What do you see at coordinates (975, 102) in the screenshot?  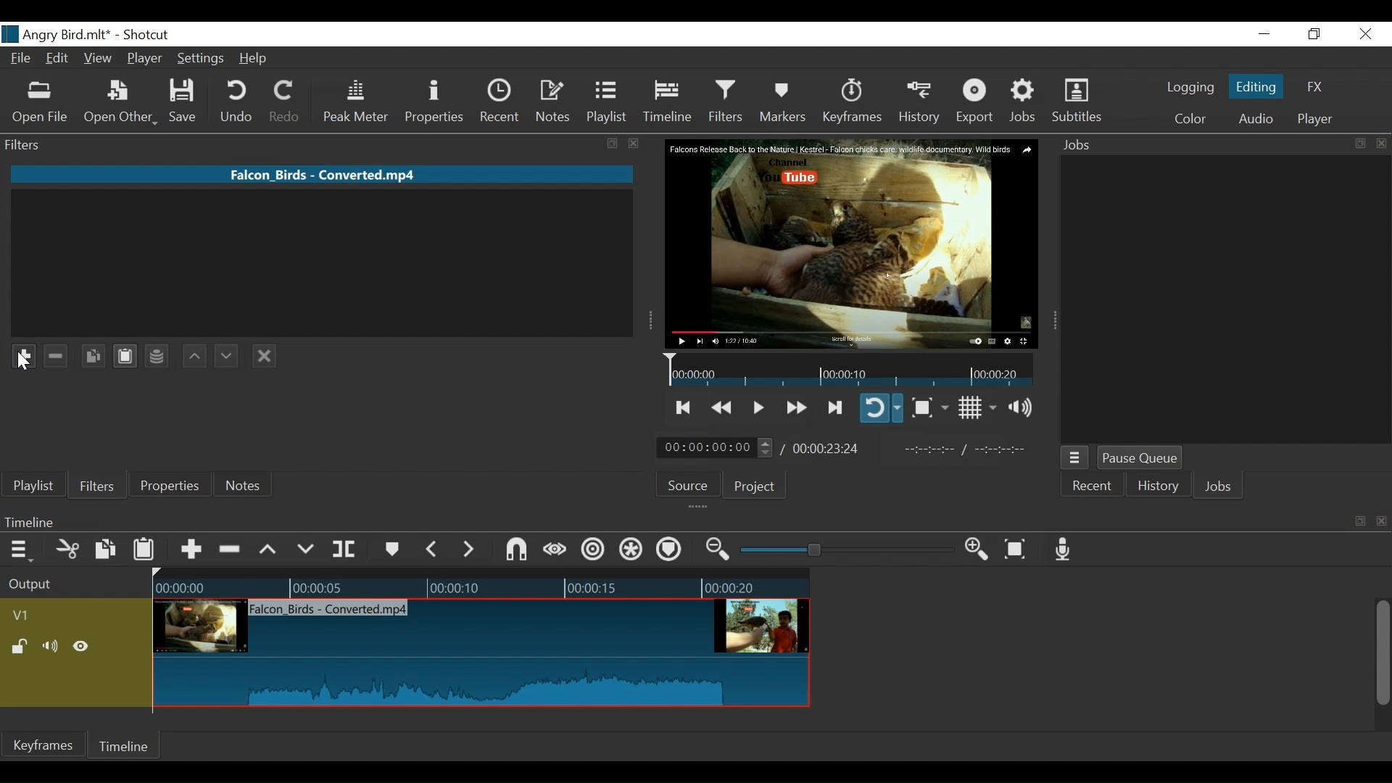 I see `Export` at bounding box center [975, 102].